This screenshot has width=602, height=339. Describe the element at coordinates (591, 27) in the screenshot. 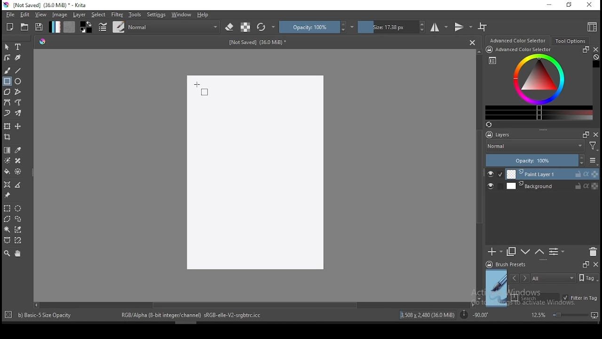

I see `choose workspace` at that location.